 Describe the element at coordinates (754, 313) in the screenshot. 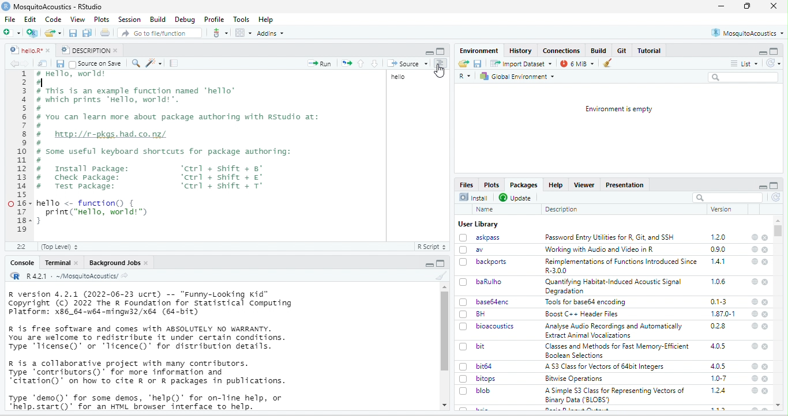

I see `help` at that location.